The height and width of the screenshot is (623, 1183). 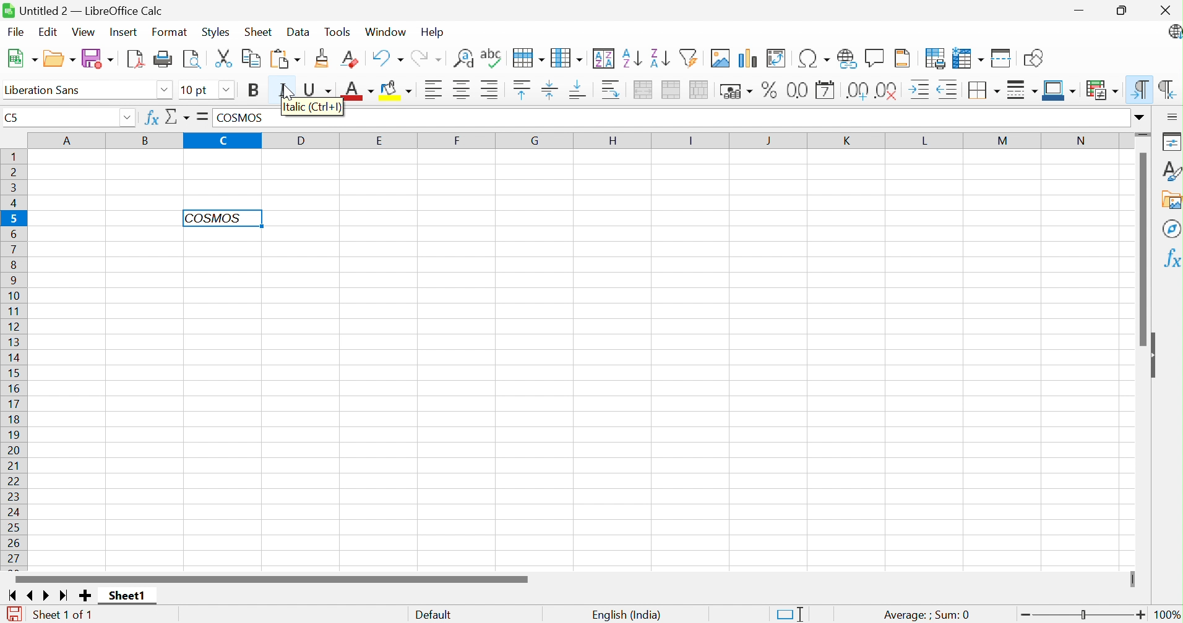 What do you see at coordinates (630, 59) in the screenshot?
I see `Sort ascending` at bounding box center [630, 59].